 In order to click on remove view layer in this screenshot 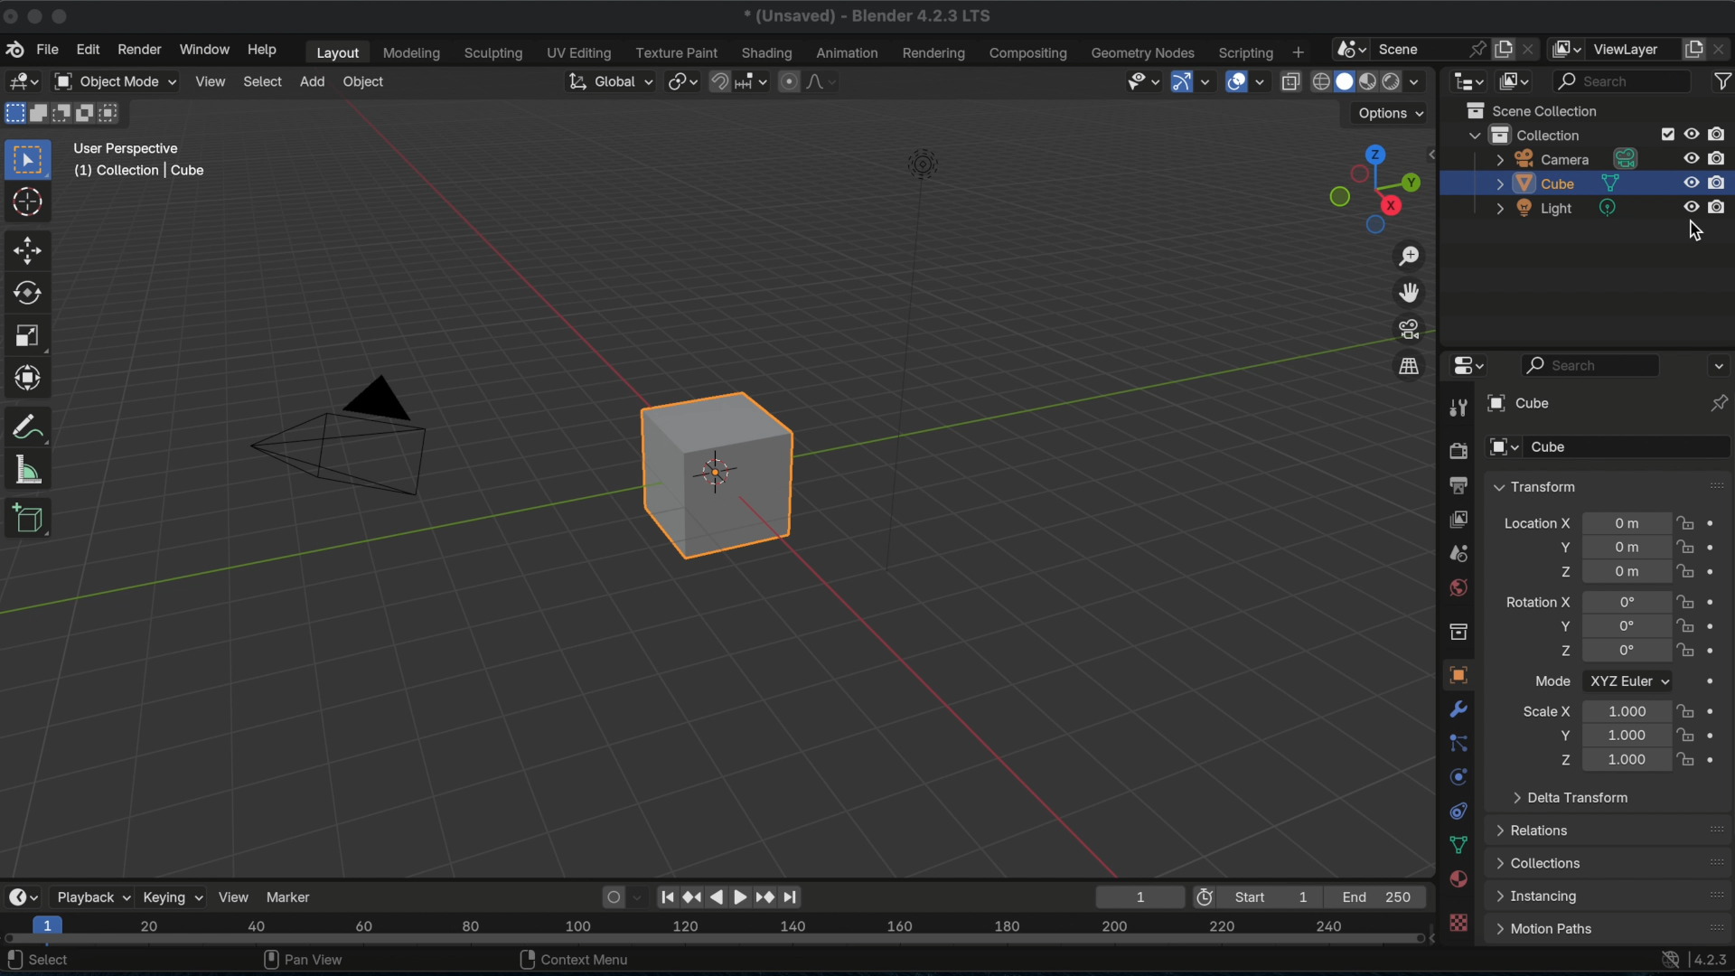, I will do `click(1721, 52)`.